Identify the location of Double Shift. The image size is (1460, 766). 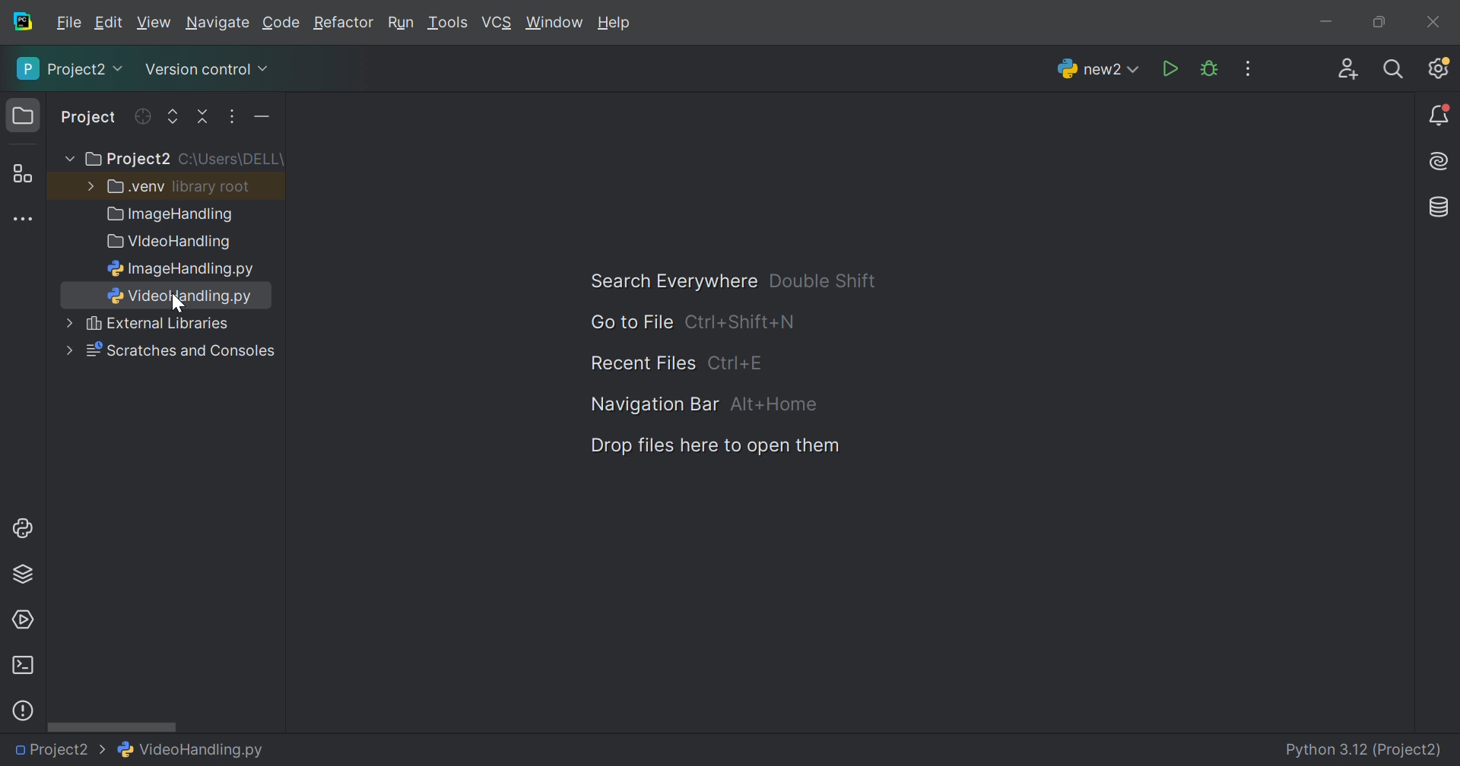
(822, 280).